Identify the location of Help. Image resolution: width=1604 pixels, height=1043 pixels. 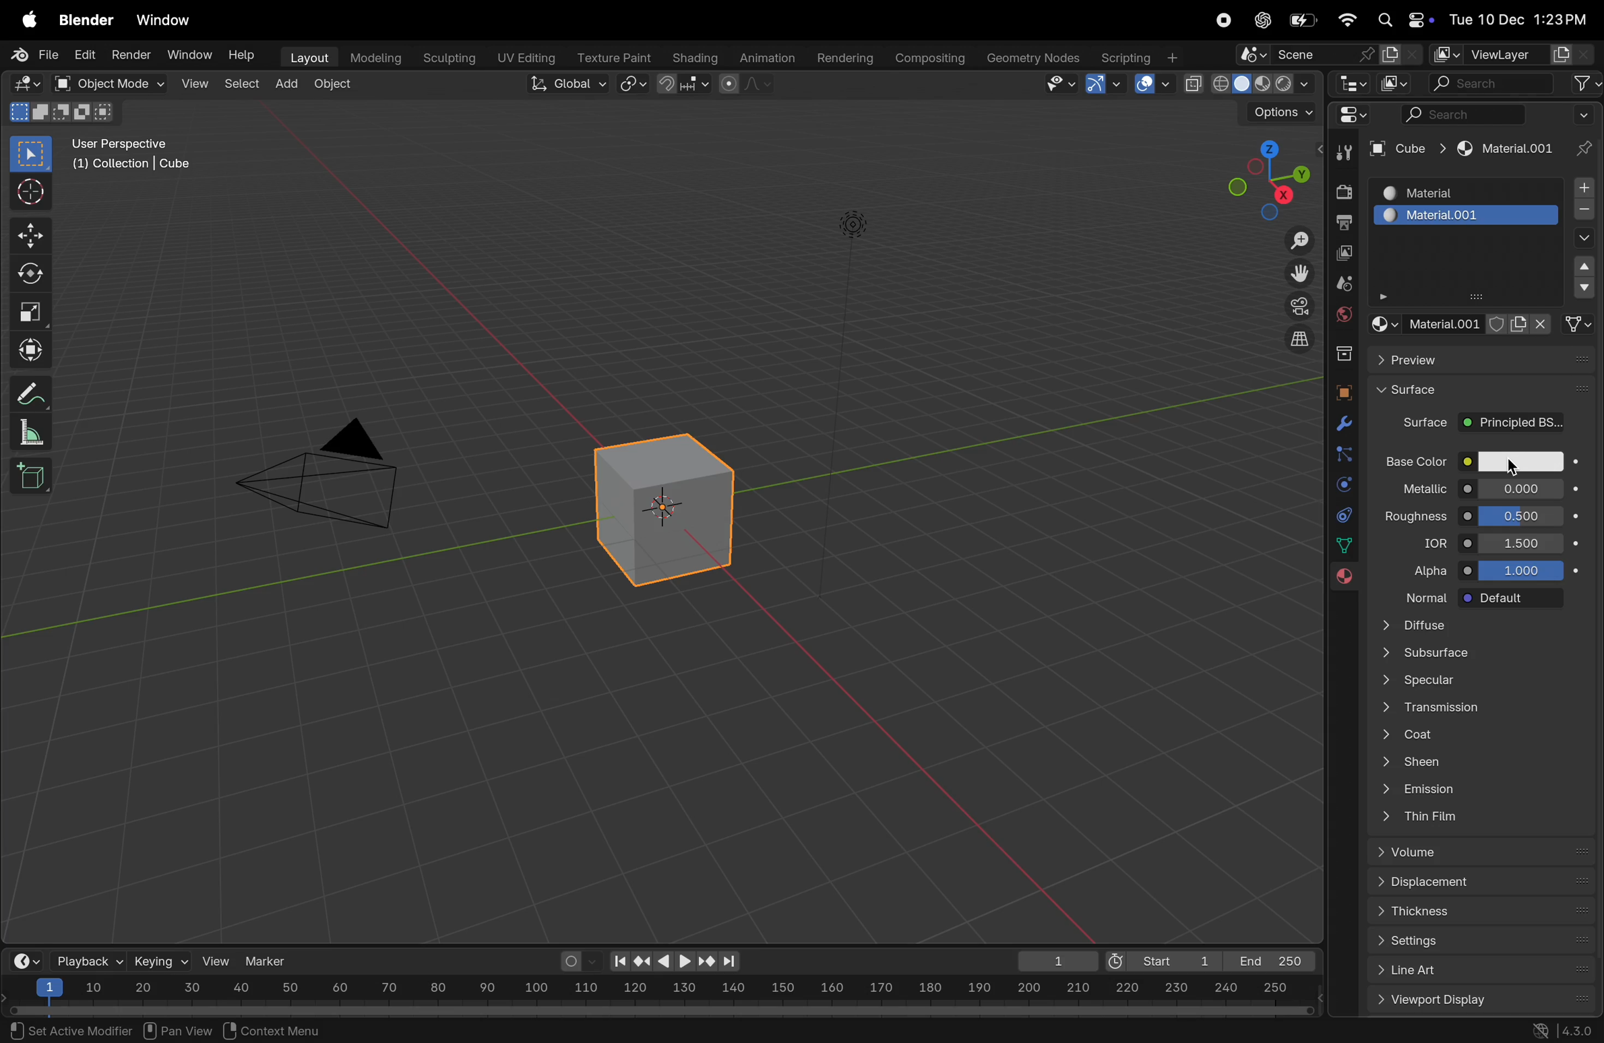
(245, 56).